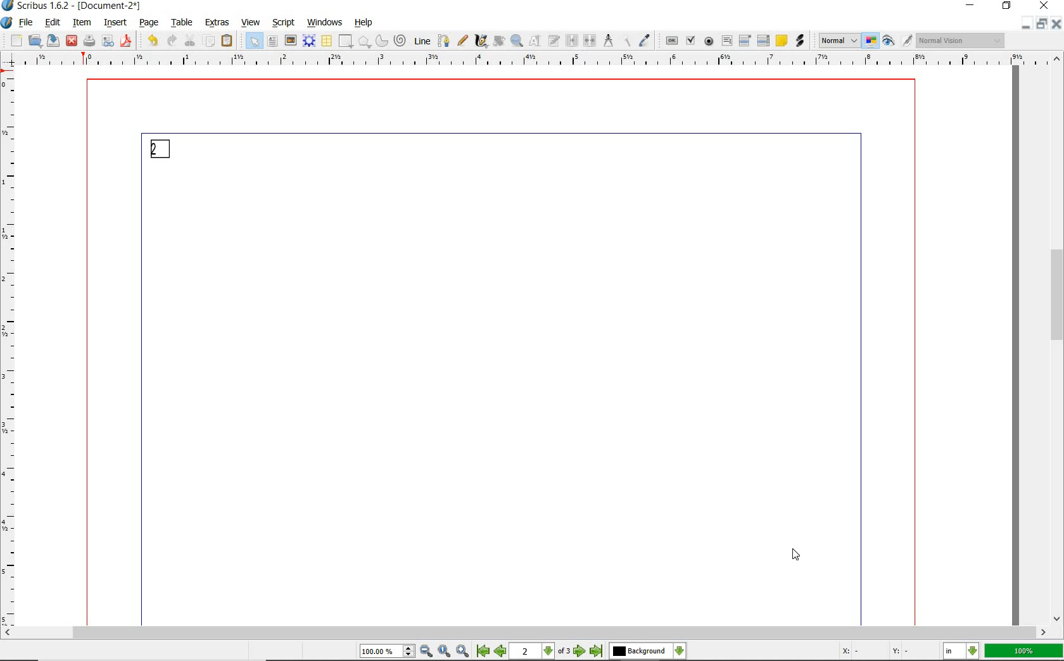 The height and width of the screenshot is (661, 1064). I want to click on Vertical Margin, so click(12, 349).